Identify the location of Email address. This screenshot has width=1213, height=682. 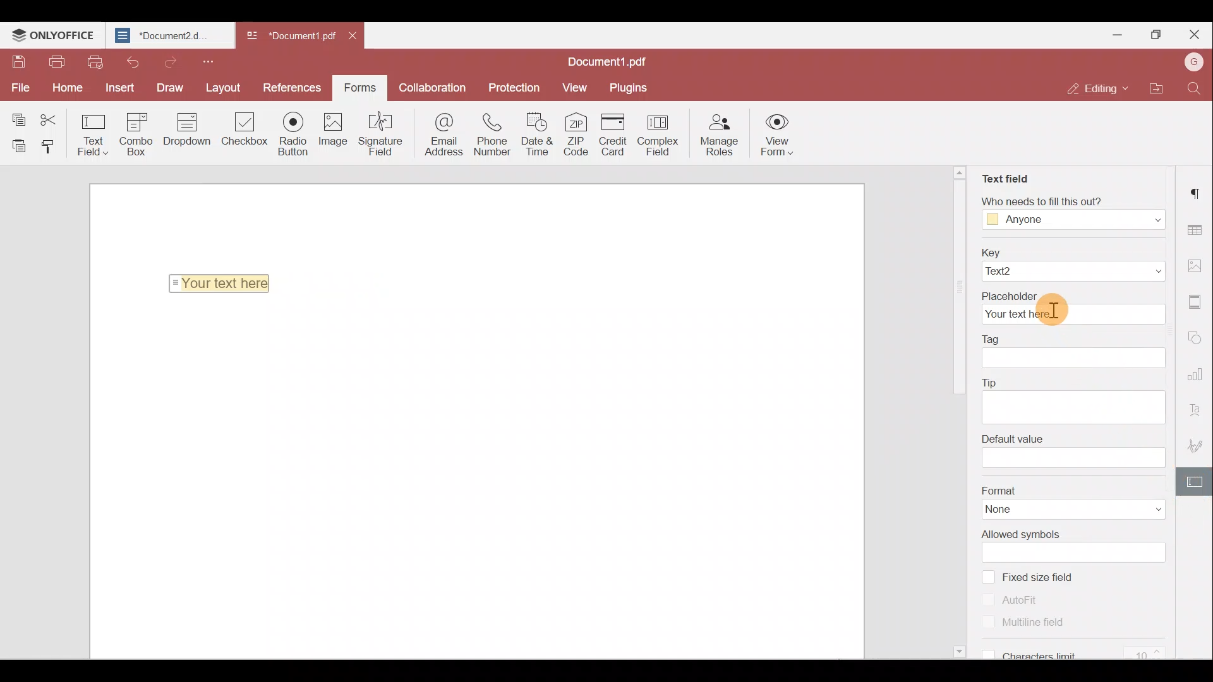
(438, 135).